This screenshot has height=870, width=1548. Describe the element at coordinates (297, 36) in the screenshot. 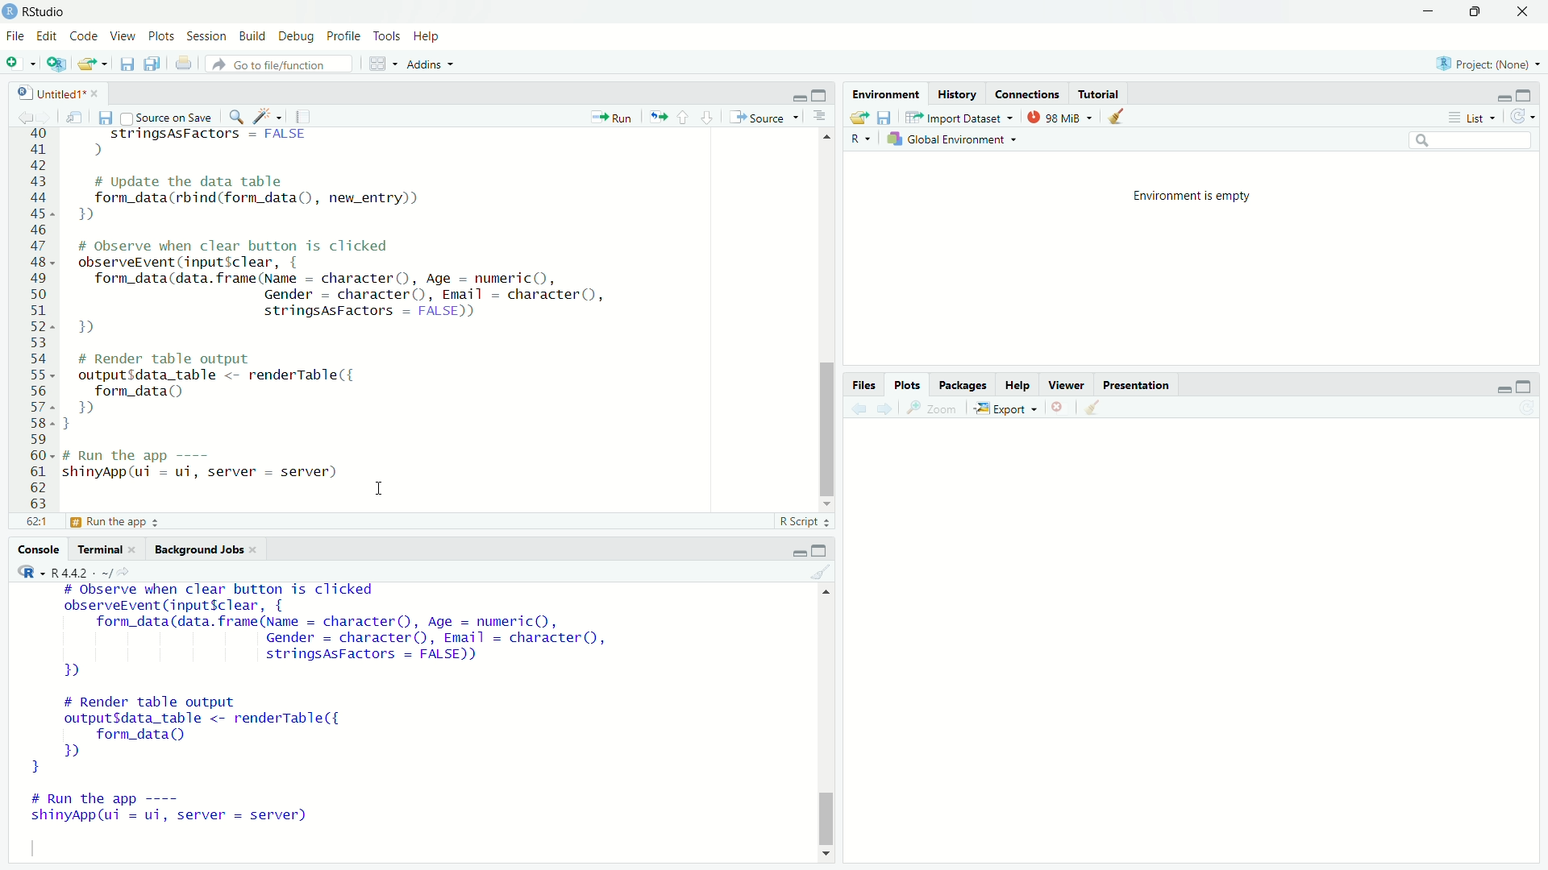

I see `Debug` at that location.